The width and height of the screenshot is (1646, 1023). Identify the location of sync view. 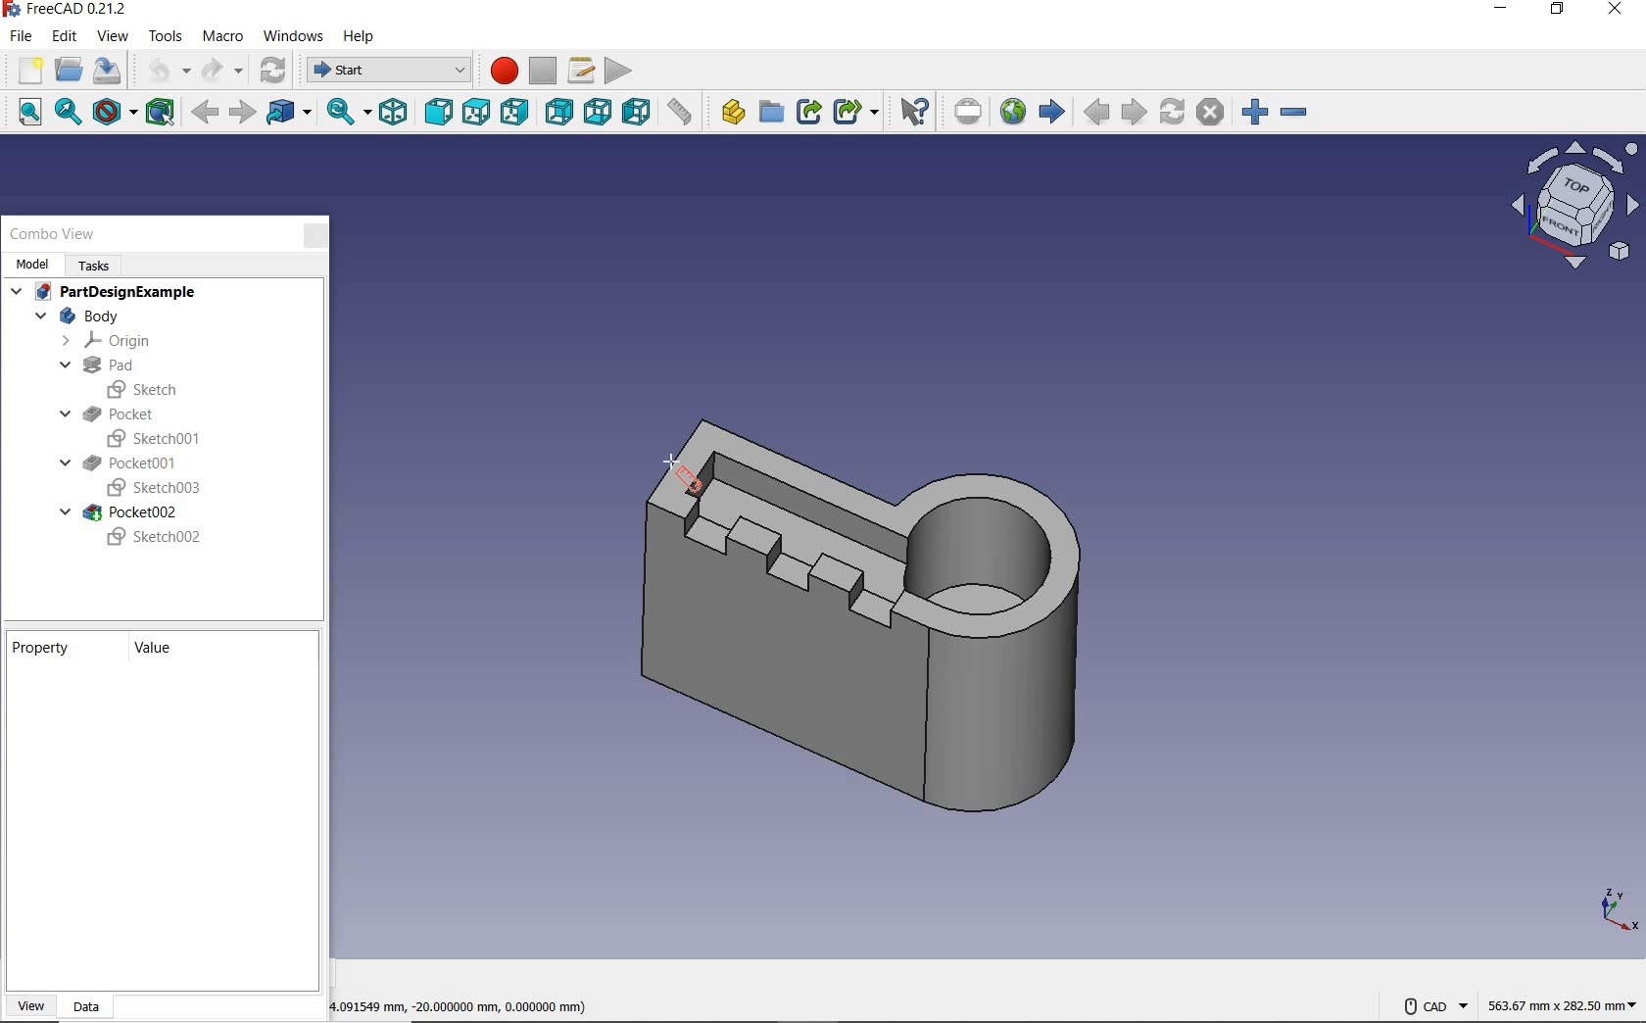
(345, 113).